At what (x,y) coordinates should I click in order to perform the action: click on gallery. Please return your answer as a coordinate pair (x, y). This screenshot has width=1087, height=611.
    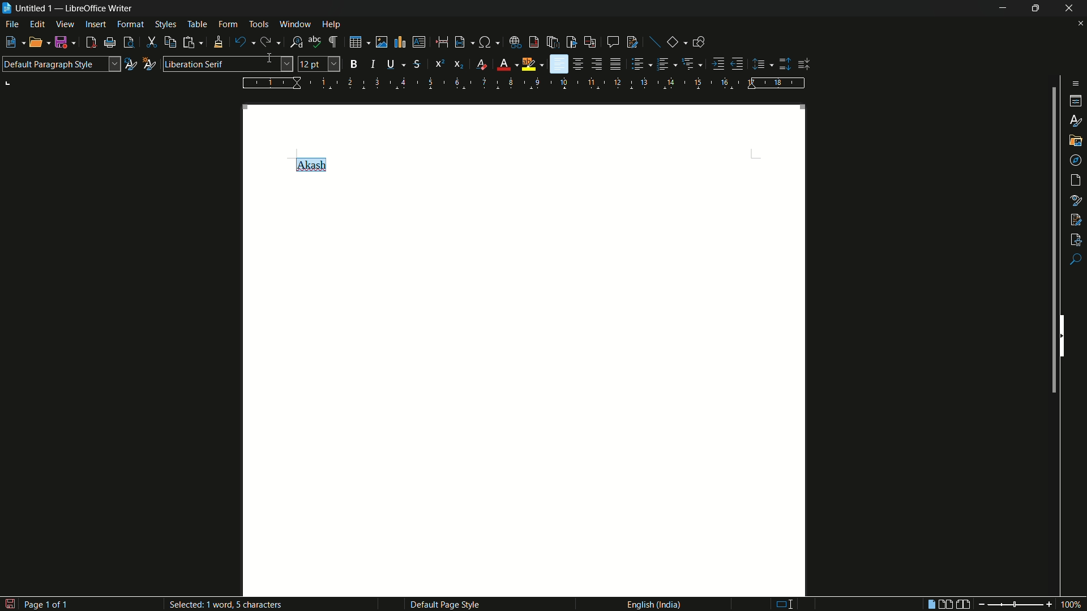
    Looking at the image, I should click on (1076, 139).